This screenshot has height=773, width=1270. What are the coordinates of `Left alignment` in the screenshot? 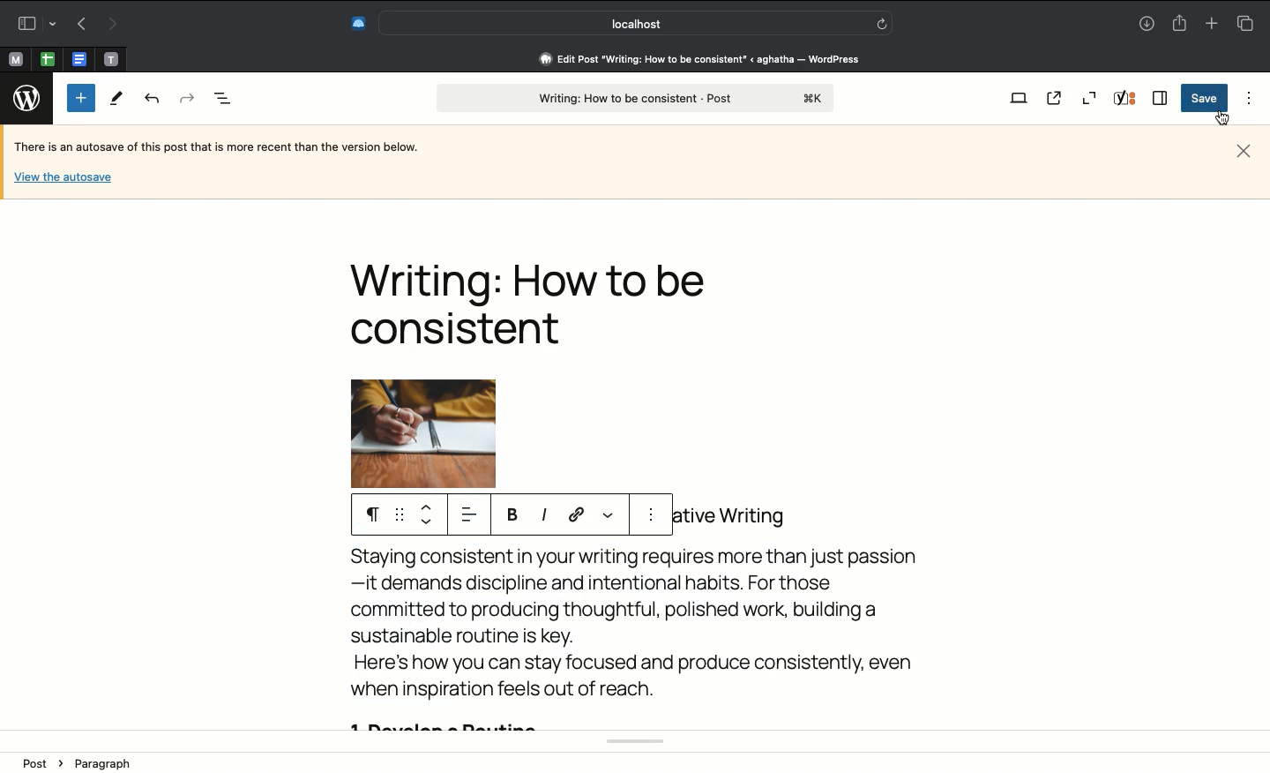 It's located at (467, 515).